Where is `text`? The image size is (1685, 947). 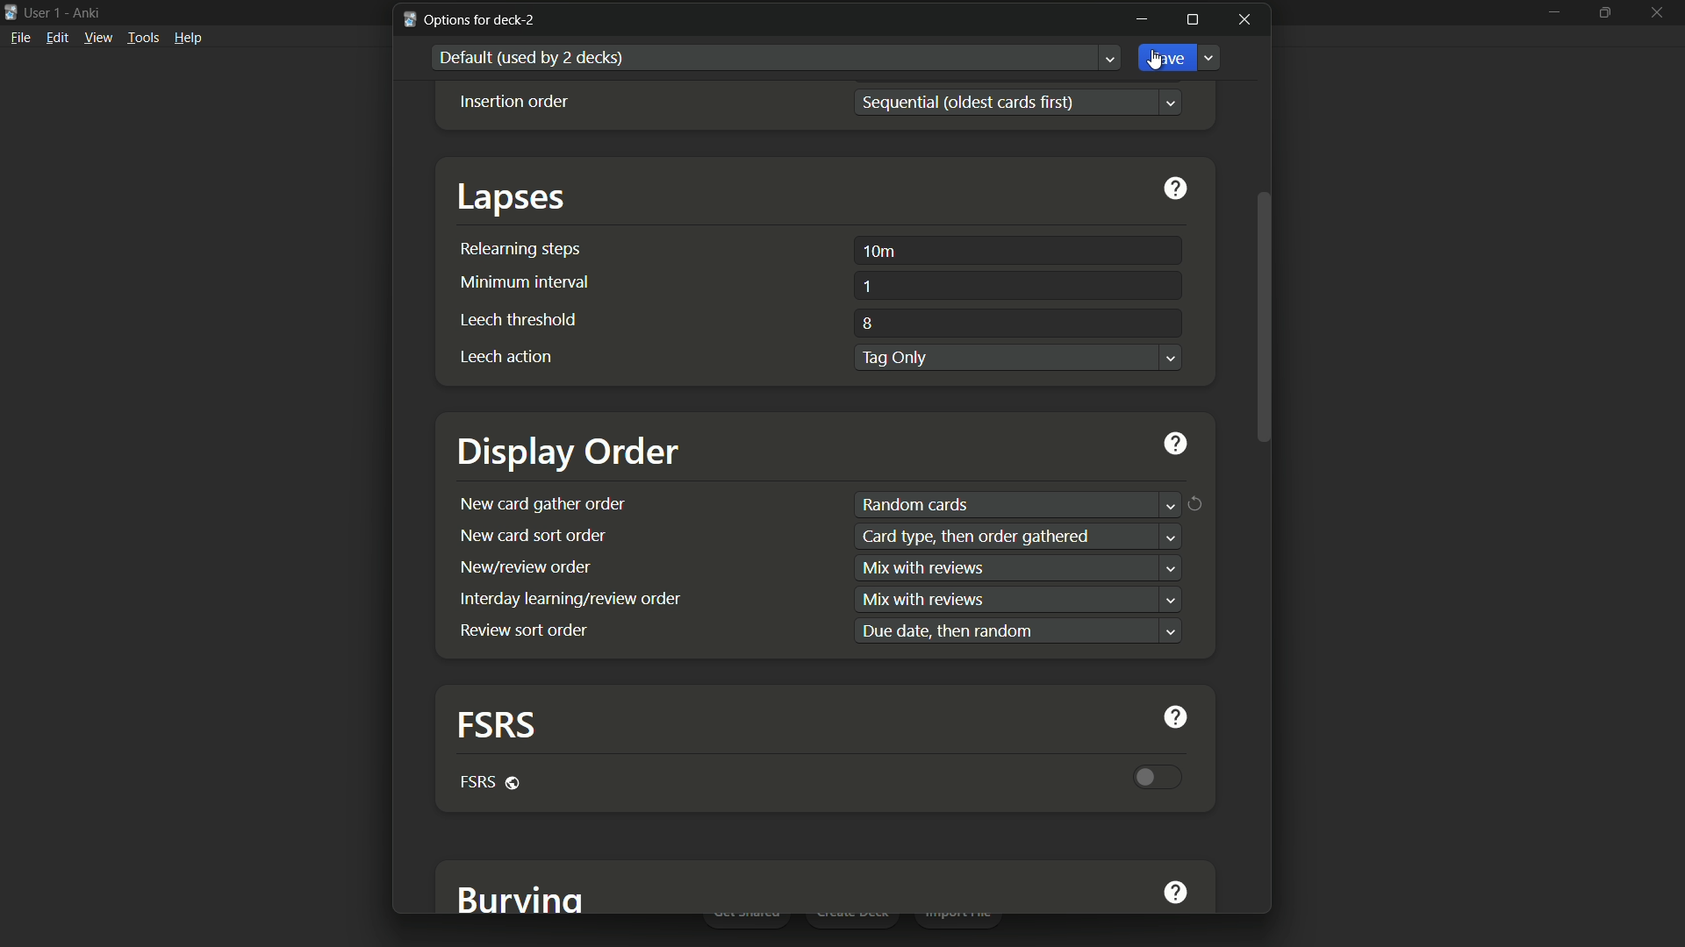
text is located at coordinates (950, 630).